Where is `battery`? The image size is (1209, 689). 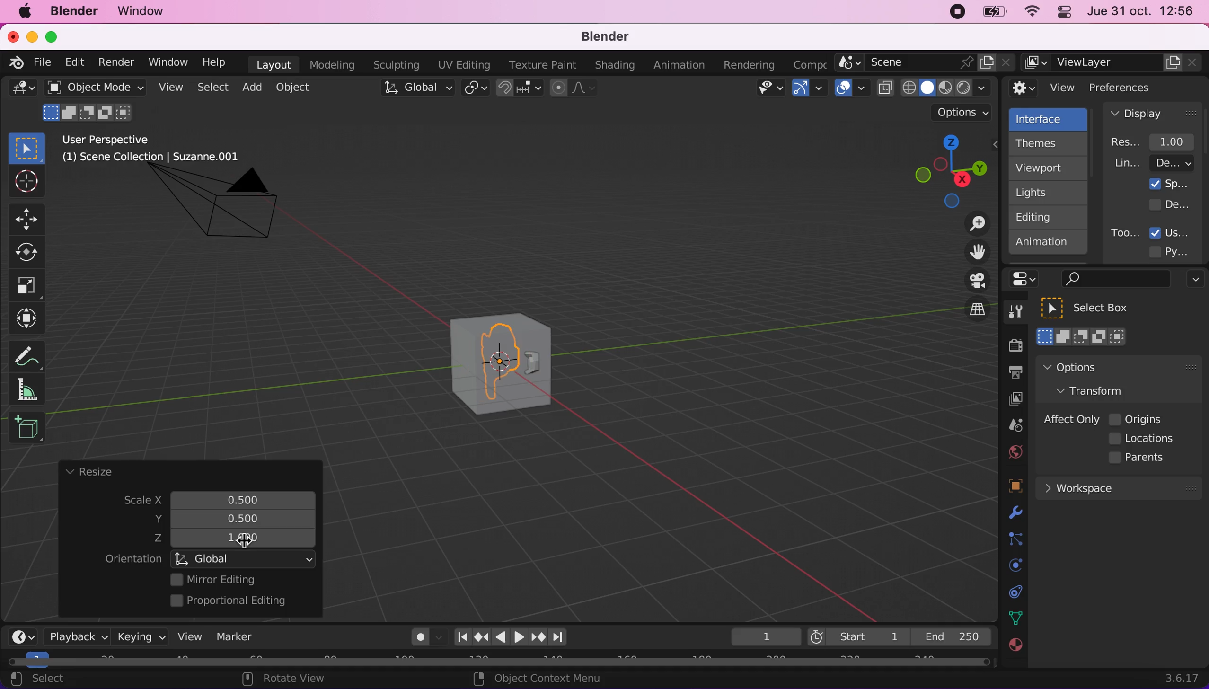
battery is located at coordinates (991, 14).